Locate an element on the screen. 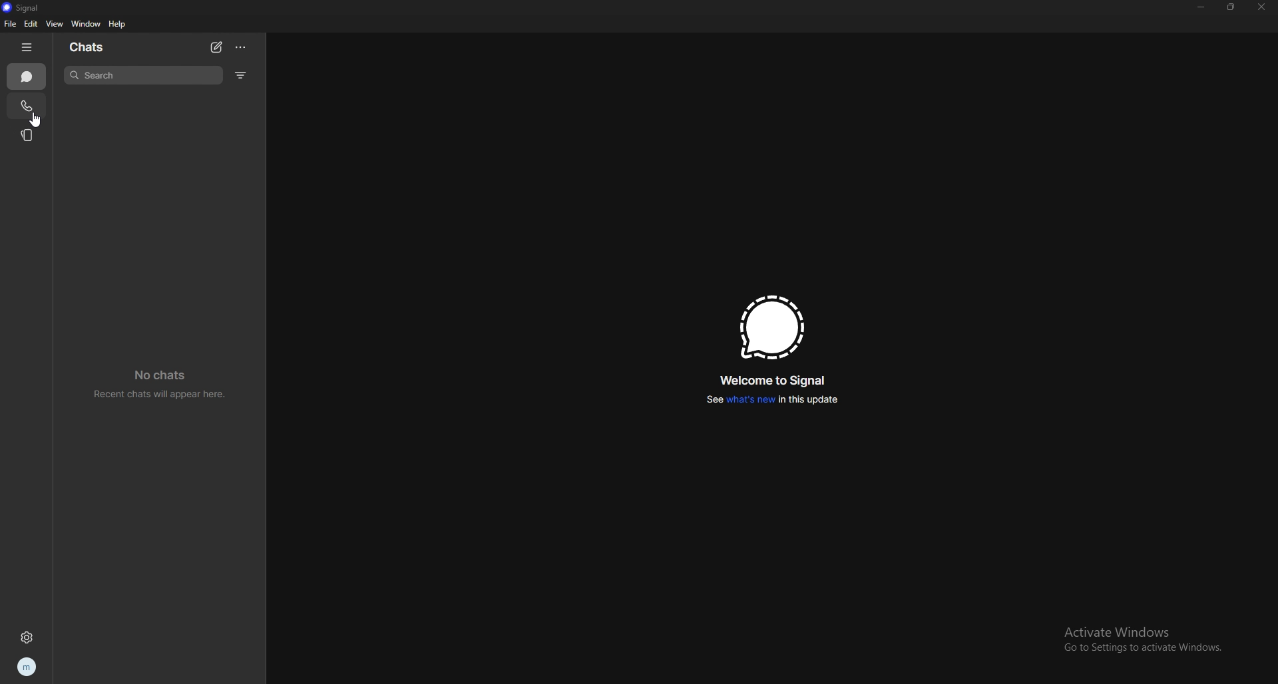 This screenshot has width=1278, height=684. see whats new in this update is located at coordinates (771, 399).